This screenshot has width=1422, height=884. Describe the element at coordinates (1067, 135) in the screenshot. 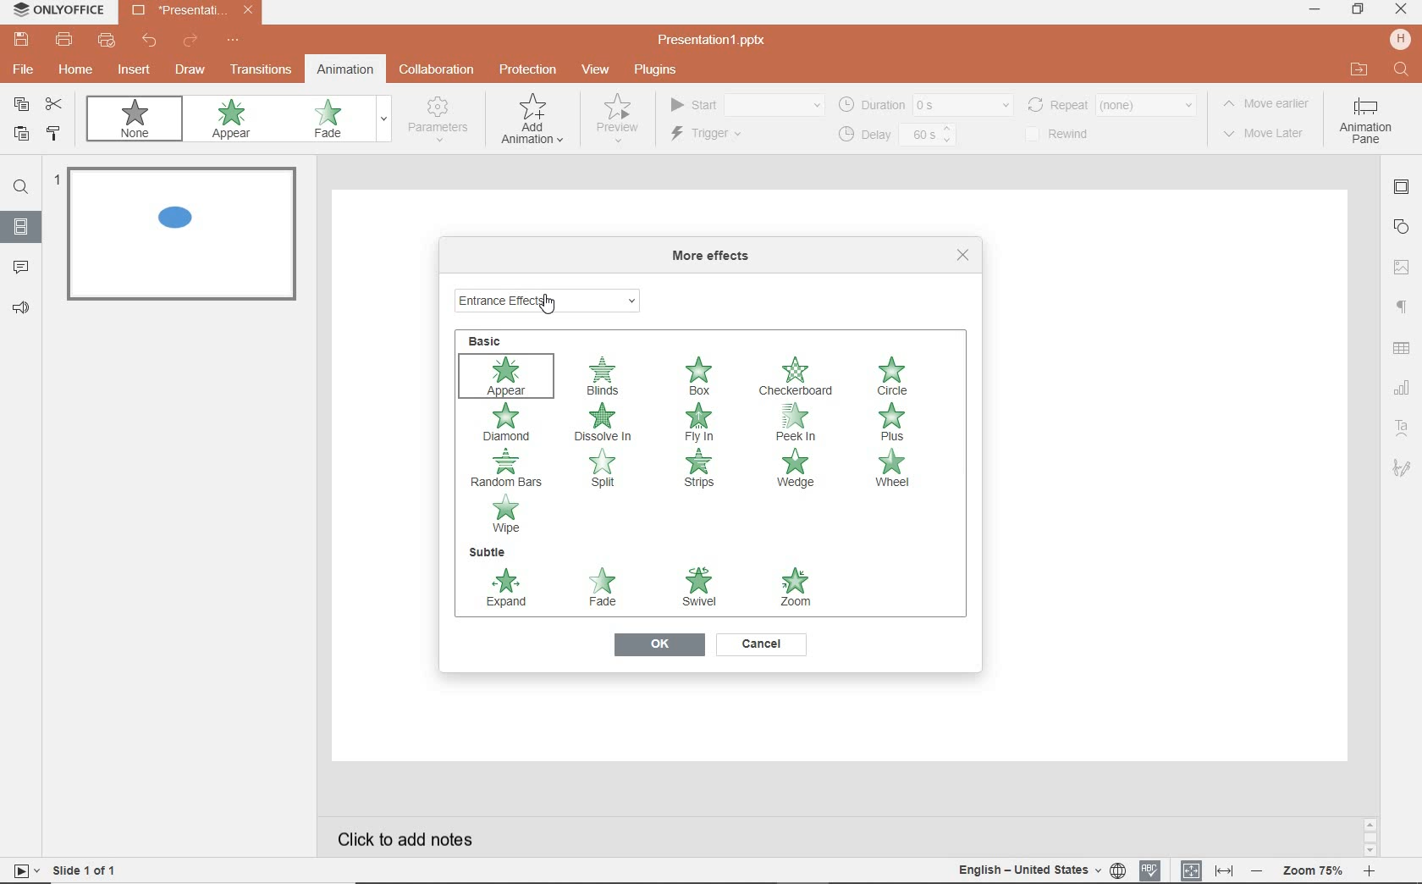

I see `rewind` at that location.